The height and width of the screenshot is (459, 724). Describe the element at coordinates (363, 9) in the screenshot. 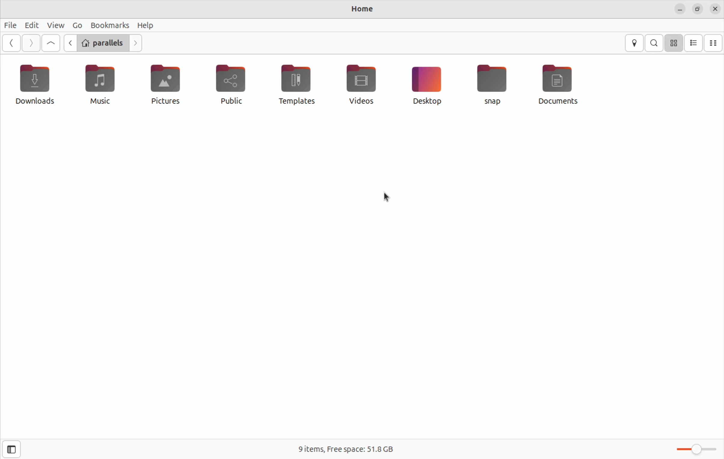

I see `Home` at that location.